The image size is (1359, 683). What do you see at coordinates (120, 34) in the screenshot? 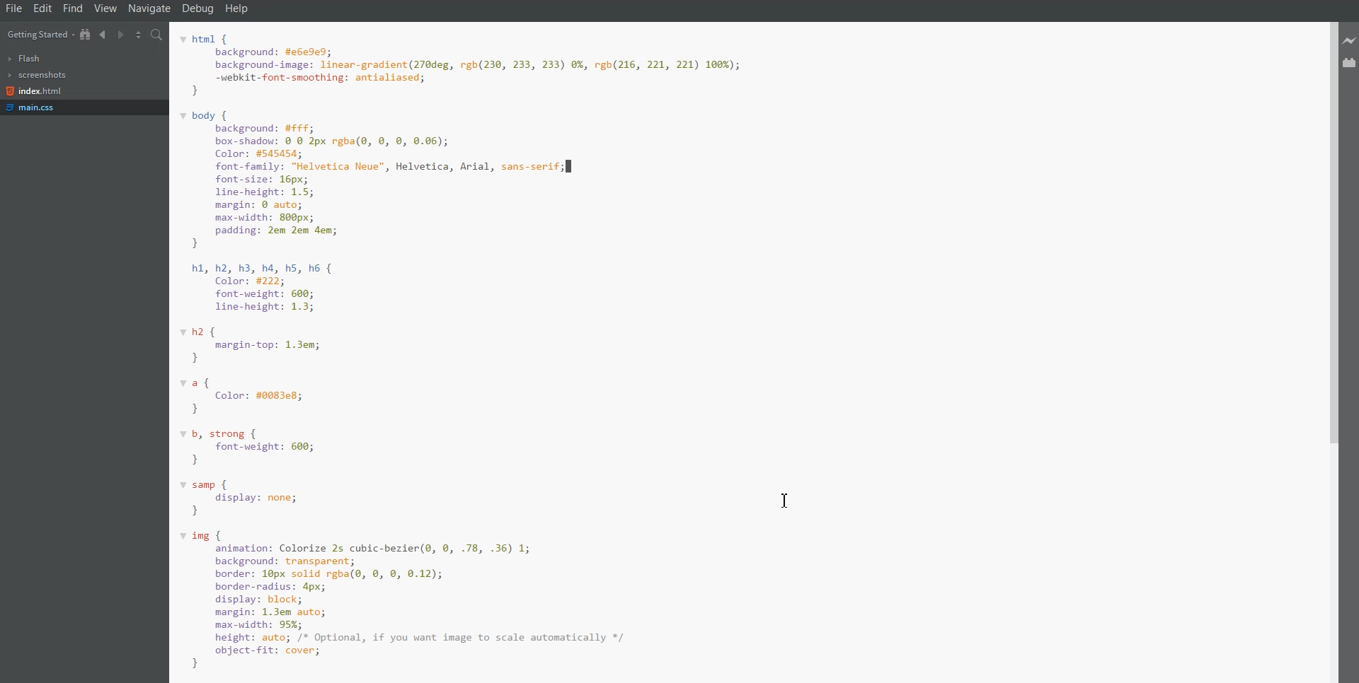
I see `Navigate Forwards` at bounding box center [120, 34].